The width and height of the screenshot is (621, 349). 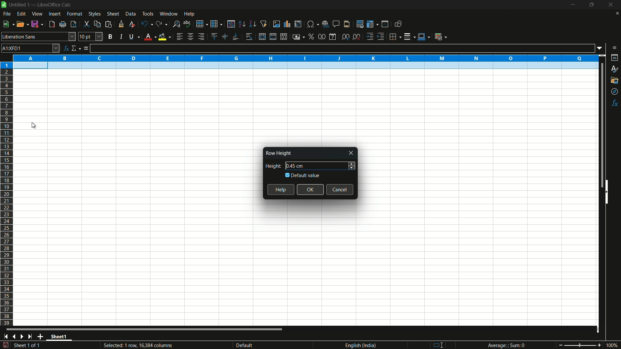 What do you see at coordinates (97, 24) in the screenshot?
I see `copy` at bounding box center [97, 24].